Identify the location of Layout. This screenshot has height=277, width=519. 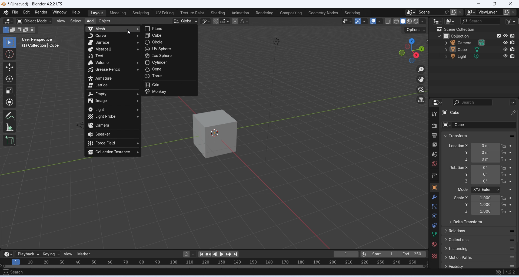
(97, 13).